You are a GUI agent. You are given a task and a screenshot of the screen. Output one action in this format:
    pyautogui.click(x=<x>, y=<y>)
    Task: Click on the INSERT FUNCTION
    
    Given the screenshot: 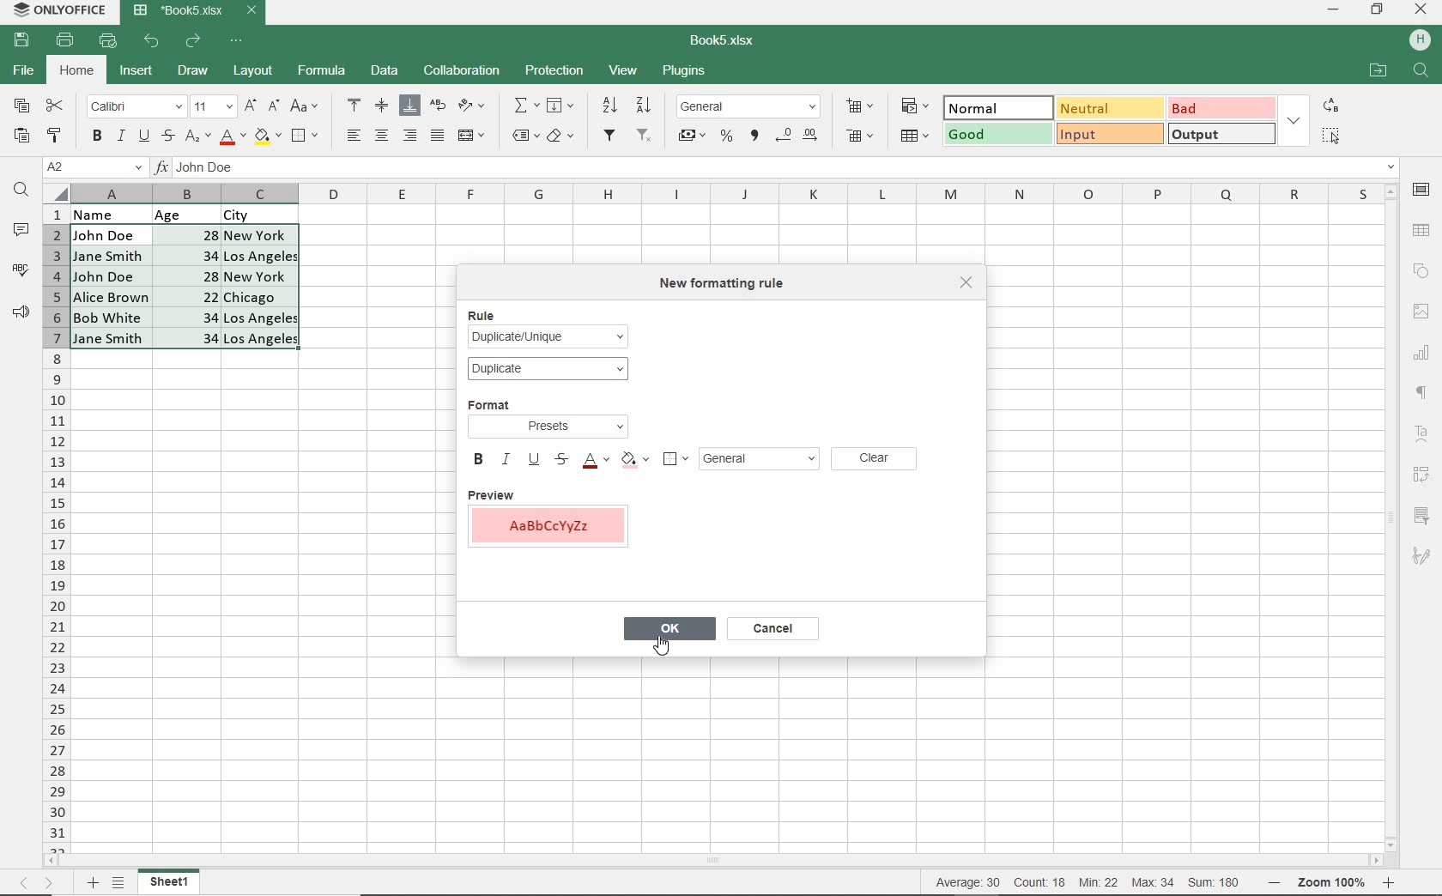 What is the action you would take?
    pyautogui.click(x=526, y=105)
    